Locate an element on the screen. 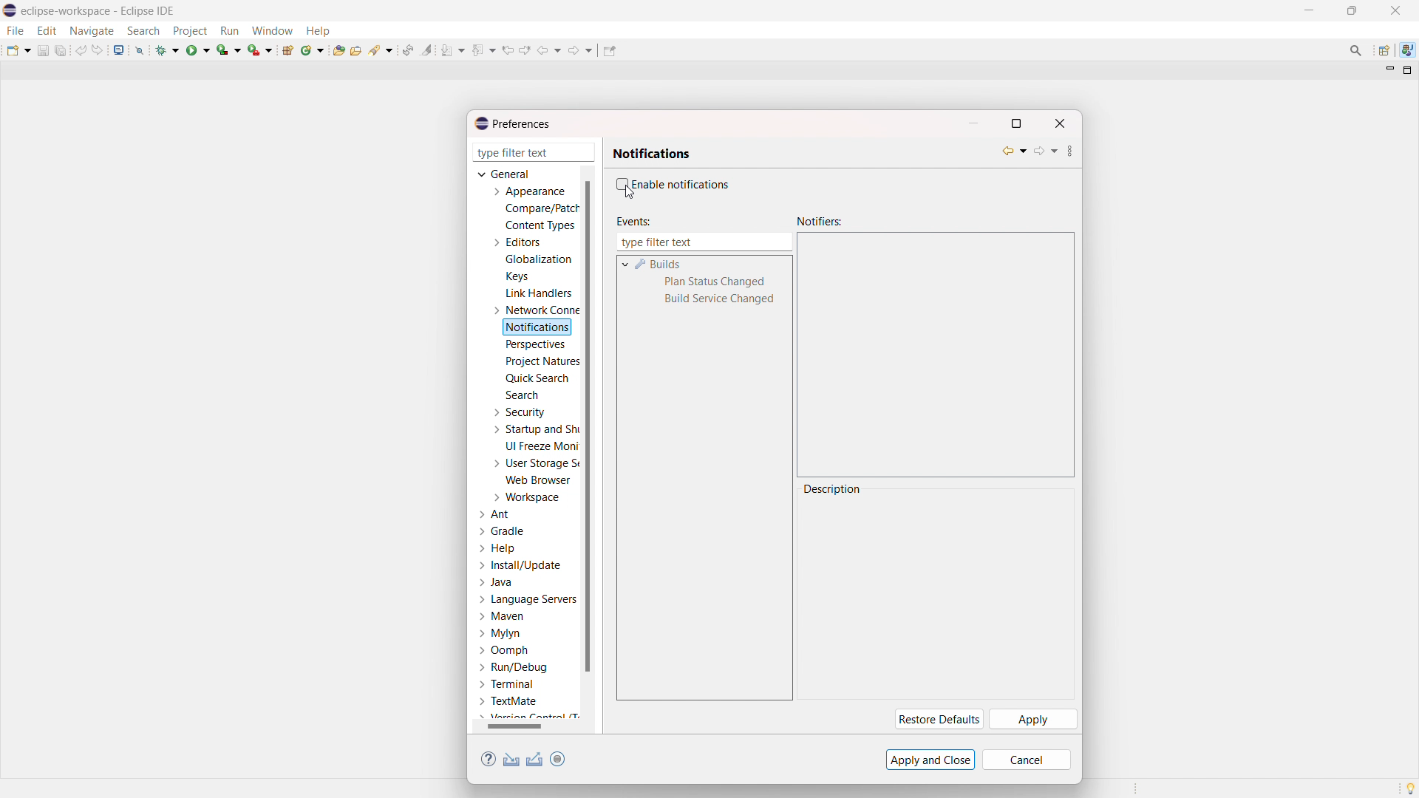  type filter text is located at coordinates (704, 242).